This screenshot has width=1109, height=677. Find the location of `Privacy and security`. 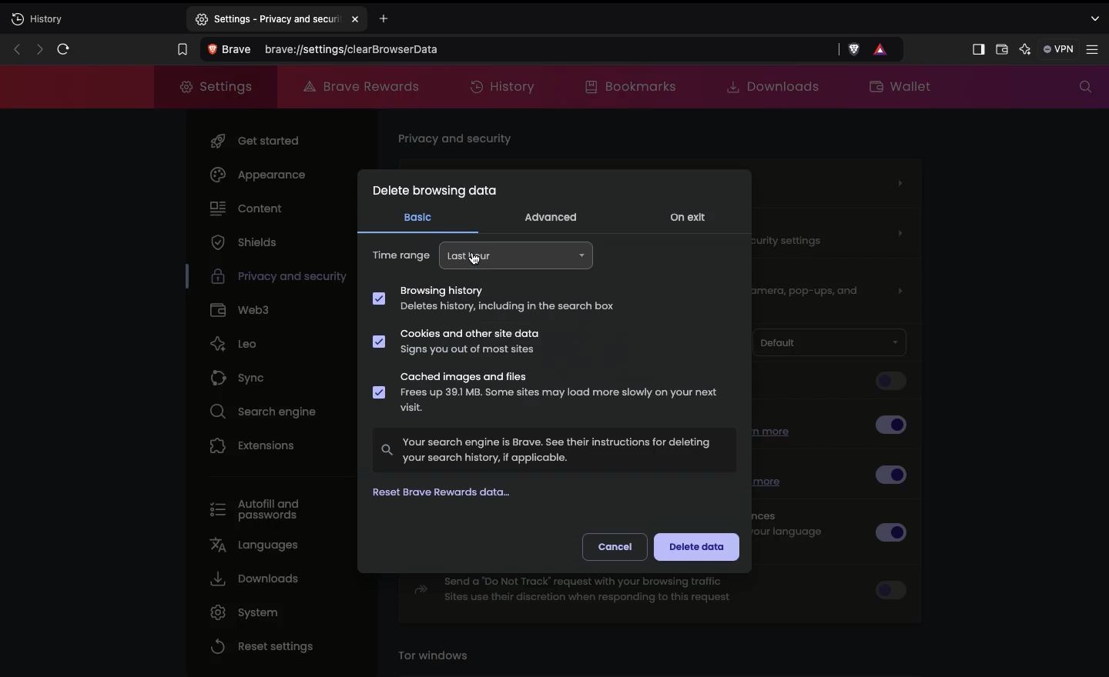

Privacy and security is located at coordinates (266, 278).